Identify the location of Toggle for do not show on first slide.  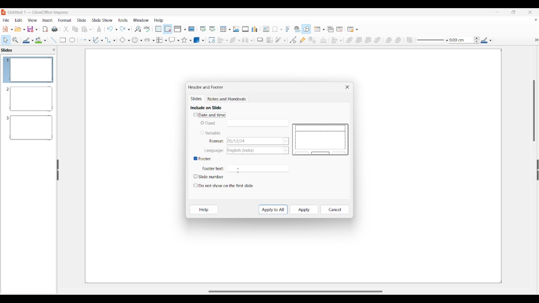
(223, 186).